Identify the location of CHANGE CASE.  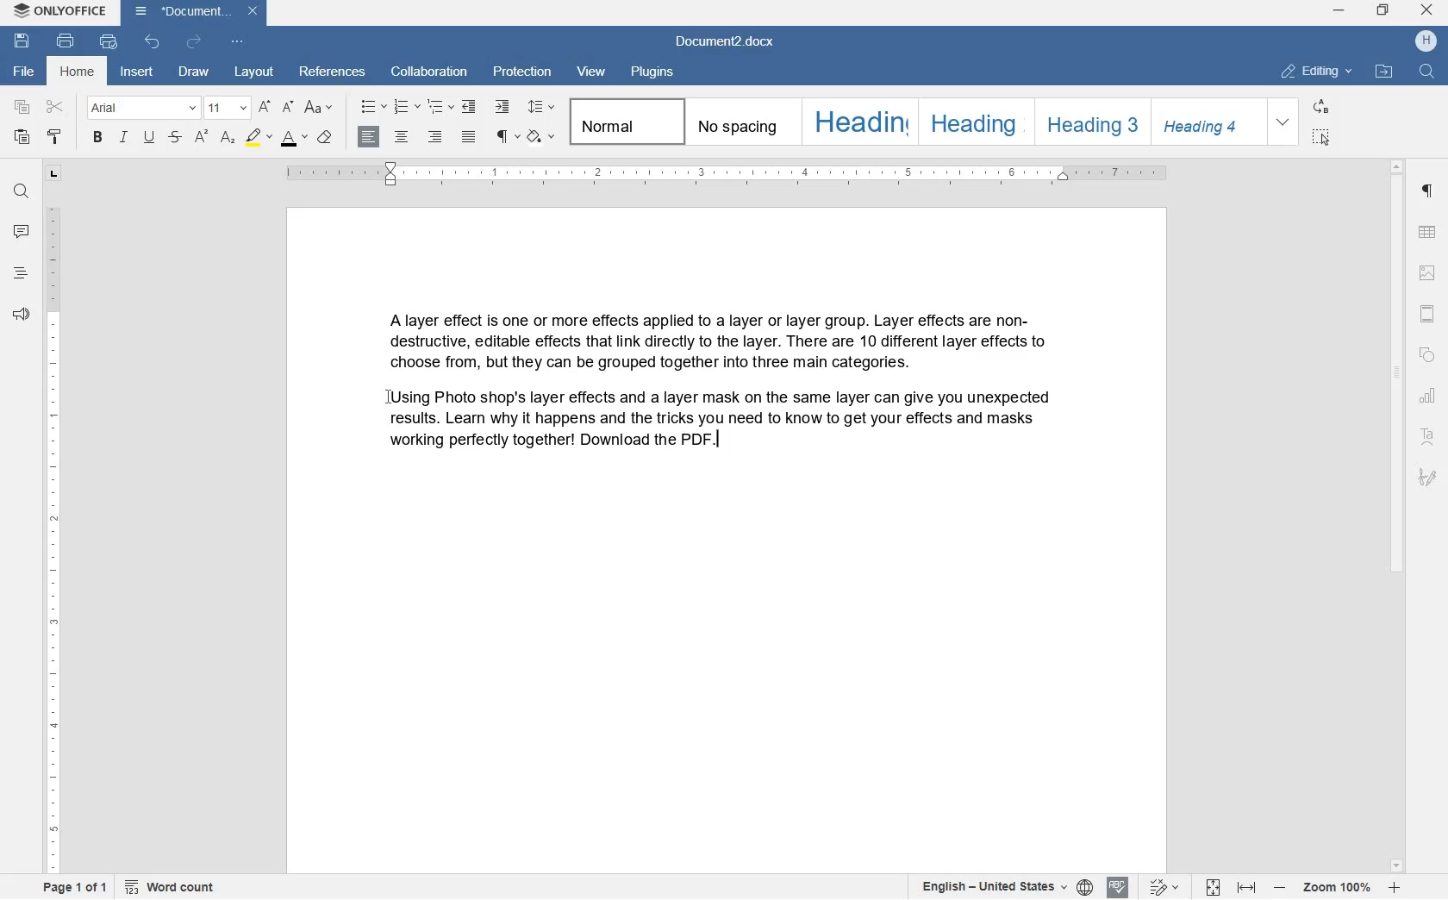
(321, 108).